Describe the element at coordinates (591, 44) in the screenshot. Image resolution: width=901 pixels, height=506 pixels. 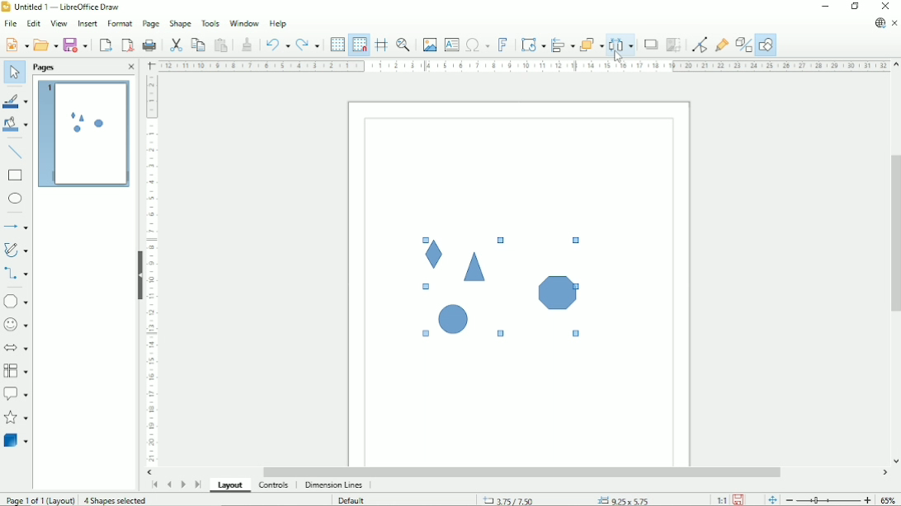
I see `Arrange` at that location.